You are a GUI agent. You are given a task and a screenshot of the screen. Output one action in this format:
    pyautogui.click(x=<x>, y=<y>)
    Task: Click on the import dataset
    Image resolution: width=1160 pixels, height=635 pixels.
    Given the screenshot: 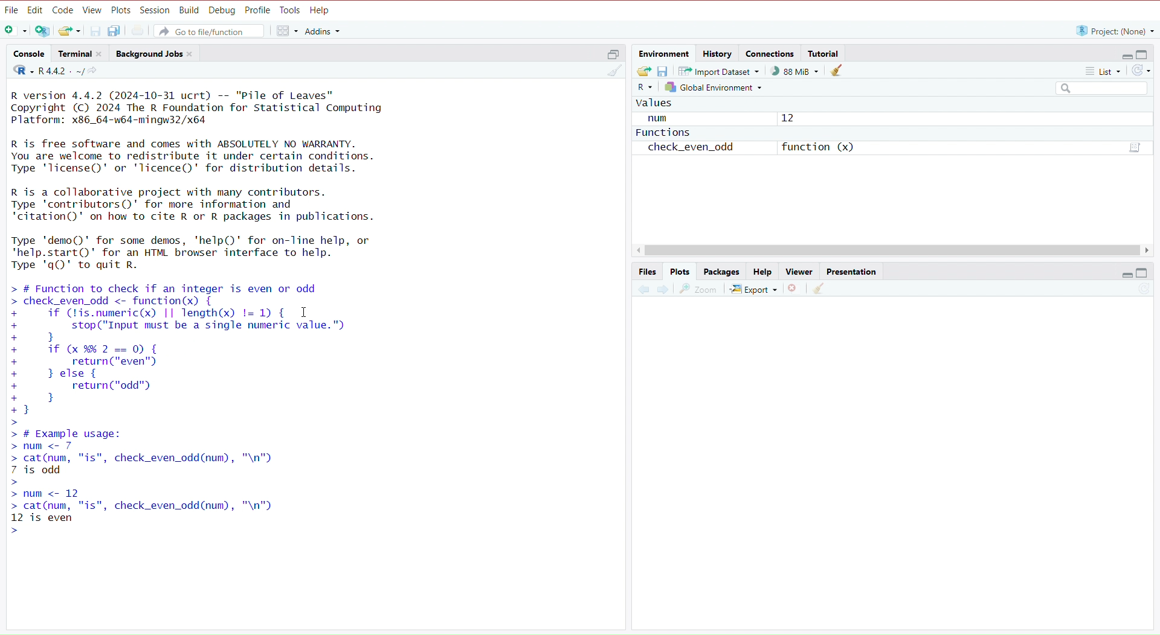 What is the action you would take?
    pyautogui.click(x=723, y=71)
    